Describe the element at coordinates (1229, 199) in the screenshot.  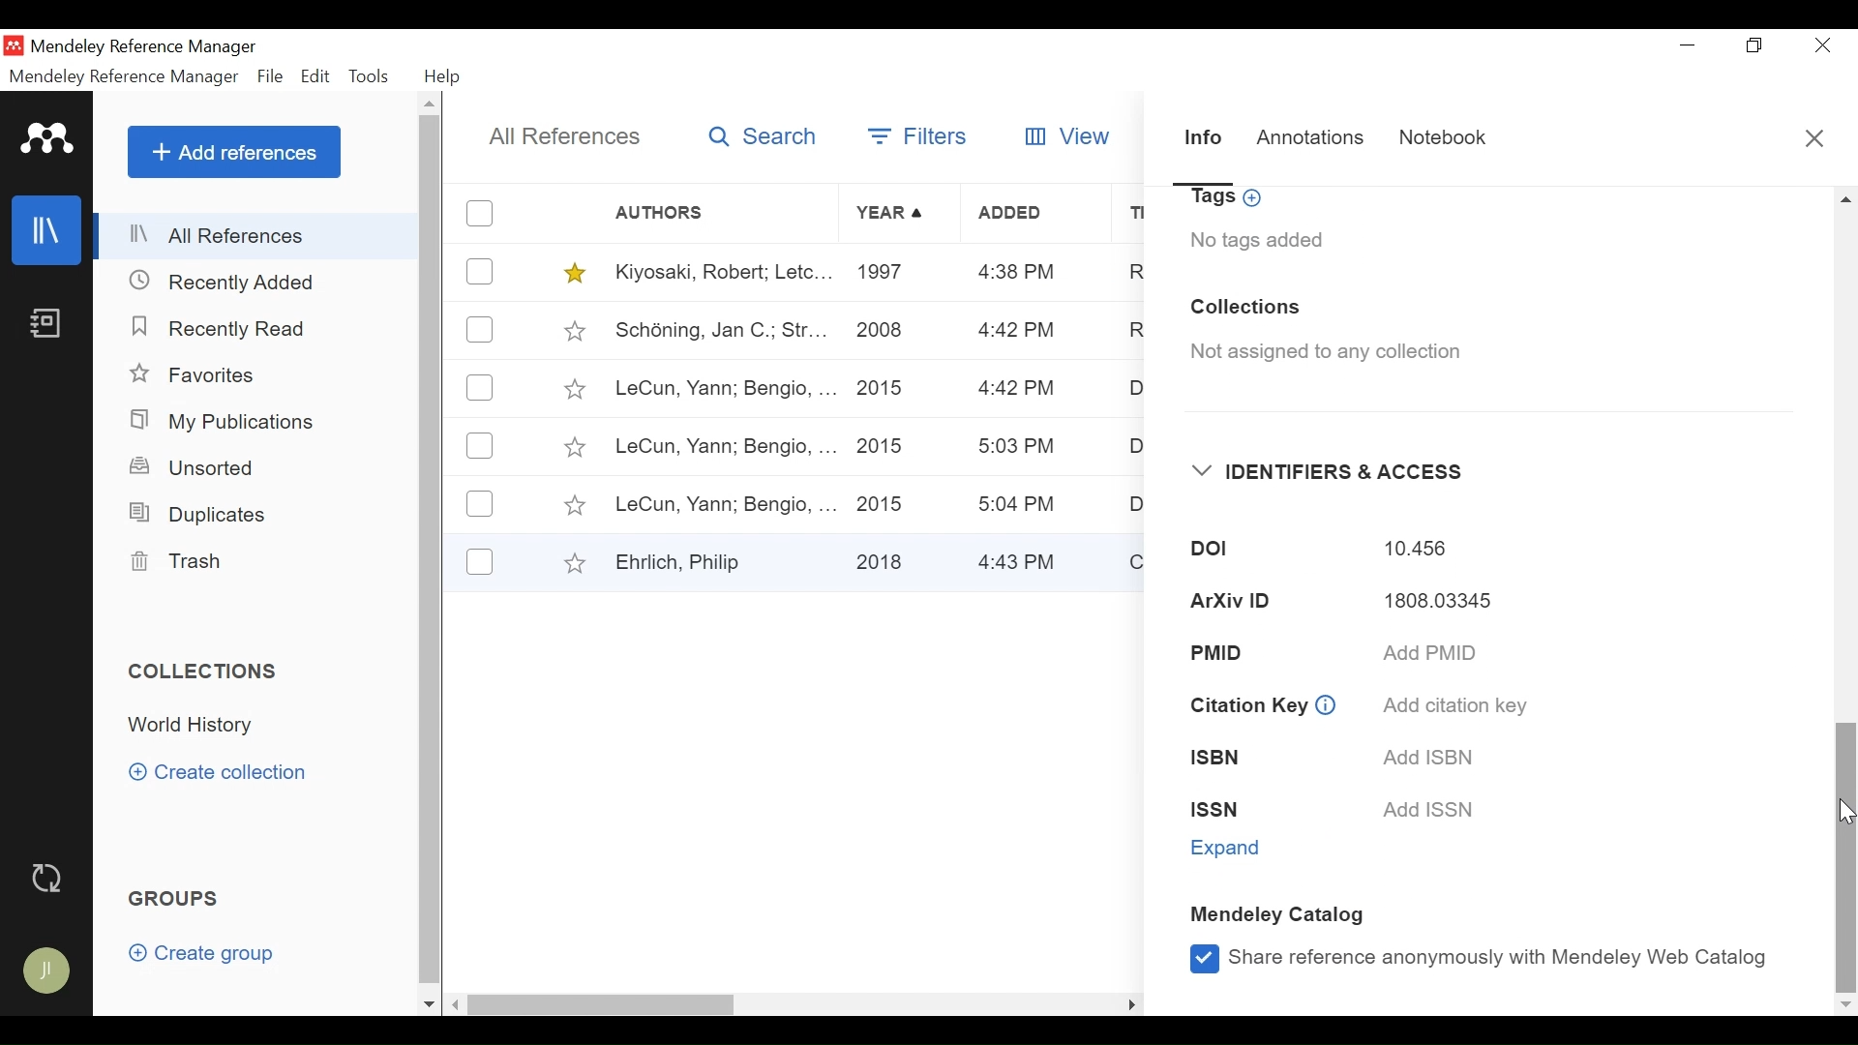
I see `Add Tags` at that location.